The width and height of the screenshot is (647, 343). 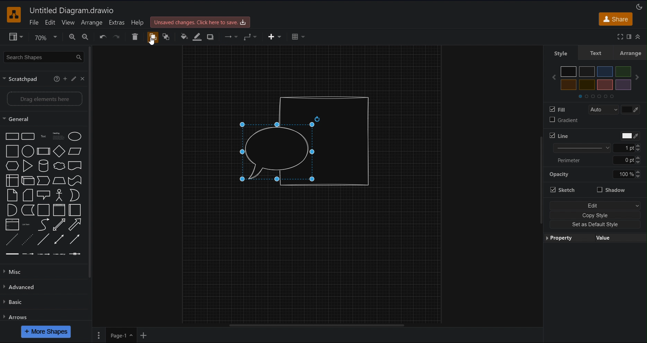 What do you see at coordinates (74, 195) in the screenshot?
I see `Or` at bounding box center [74, 195].